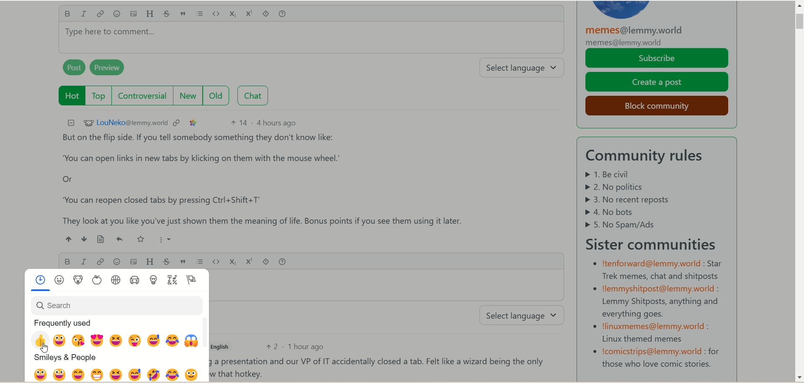 The width and height of the screenshot is (804, 383). Describe the element at coordinates (250, 13) in the screenshot. I see `superscript` at that location.